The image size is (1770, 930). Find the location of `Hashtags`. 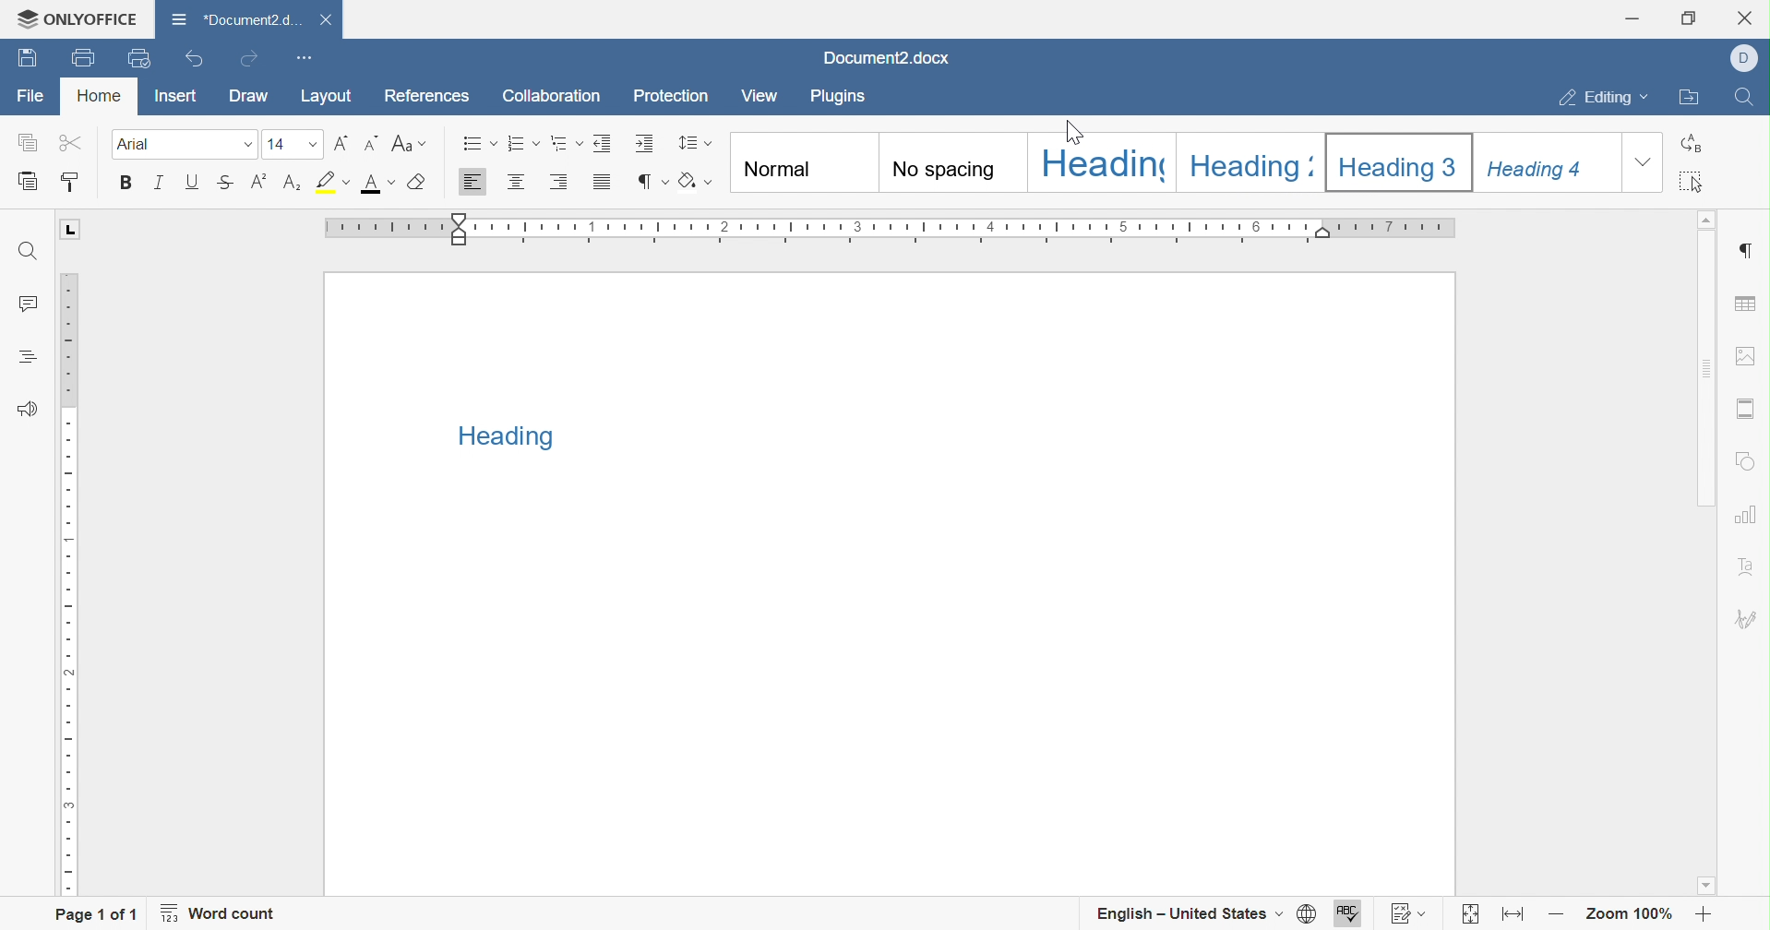

Hashtags is located at coordinates (20, 357).